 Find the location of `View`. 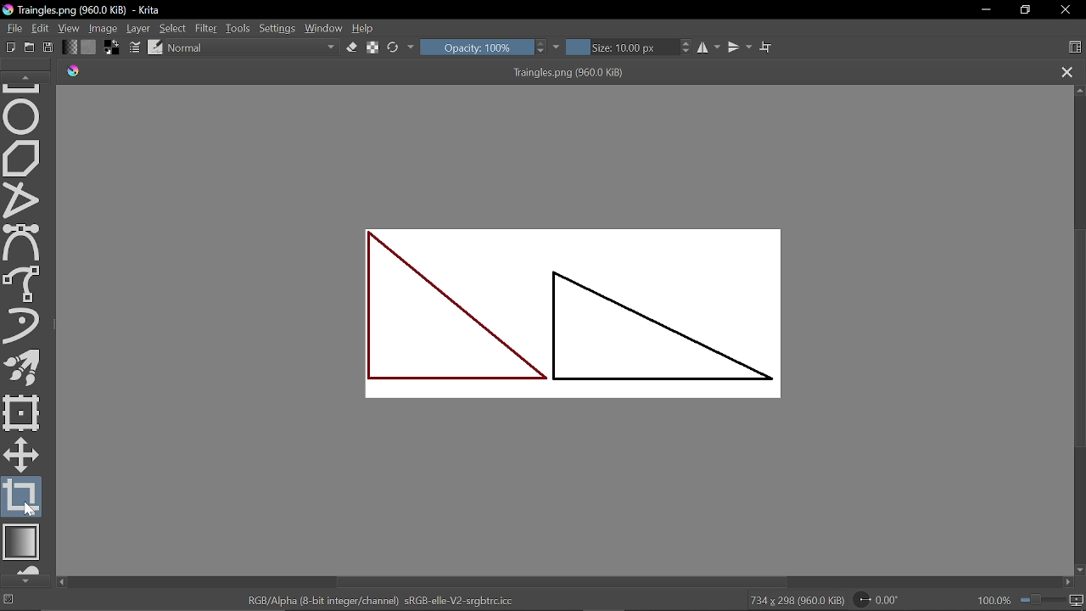

View is located at coordinates (70, 28).